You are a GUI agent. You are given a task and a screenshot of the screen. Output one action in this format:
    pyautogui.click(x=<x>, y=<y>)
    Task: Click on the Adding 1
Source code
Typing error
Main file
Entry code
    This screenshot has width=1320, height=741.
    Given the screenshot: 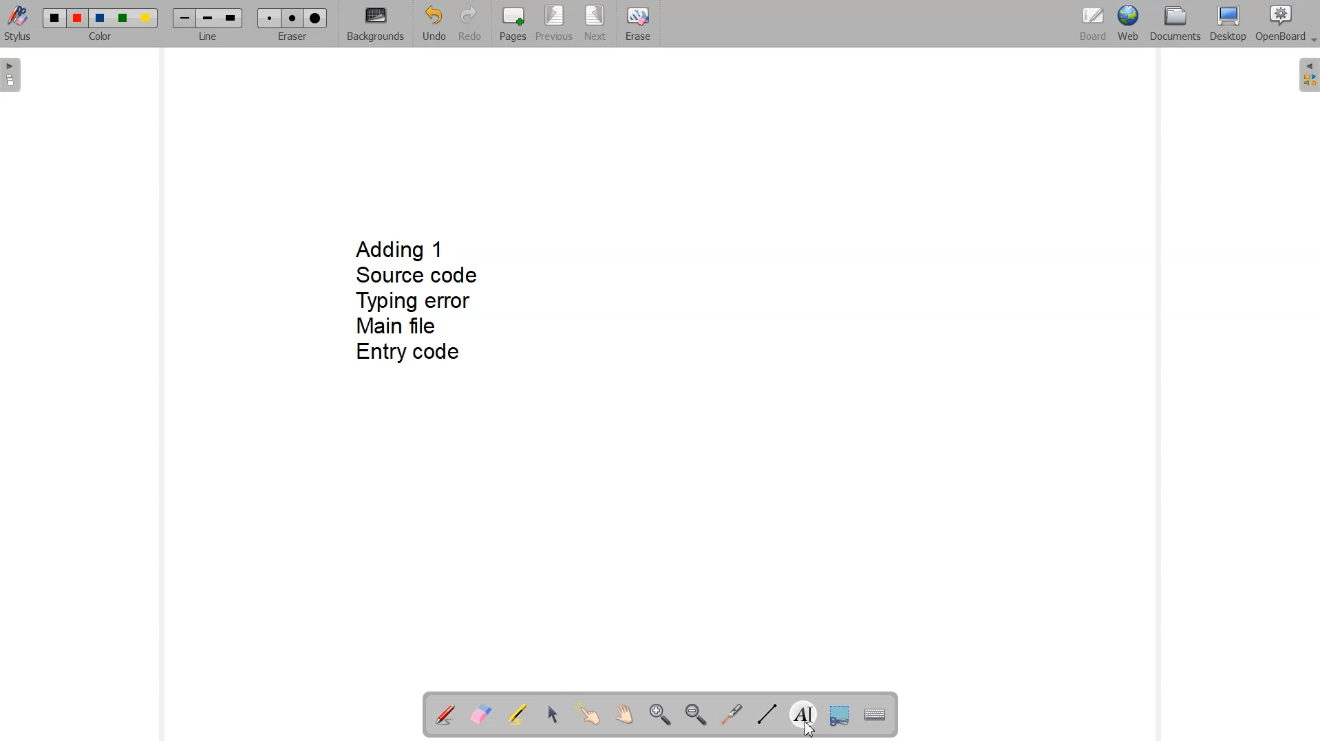 What is the action you would take?
    pyautogui.click(x=418, y=305)
    